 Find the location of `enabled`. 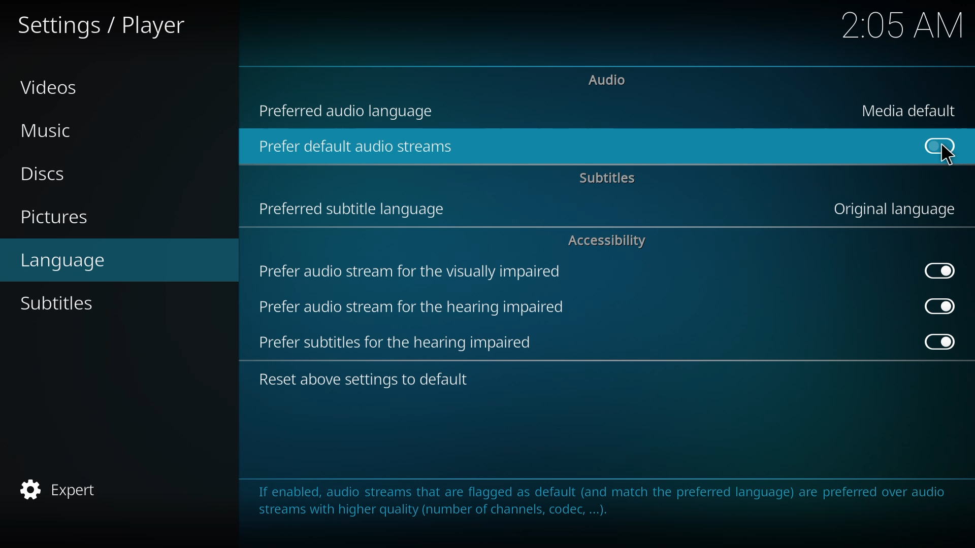

enabled is located at coordinates (938, 305).